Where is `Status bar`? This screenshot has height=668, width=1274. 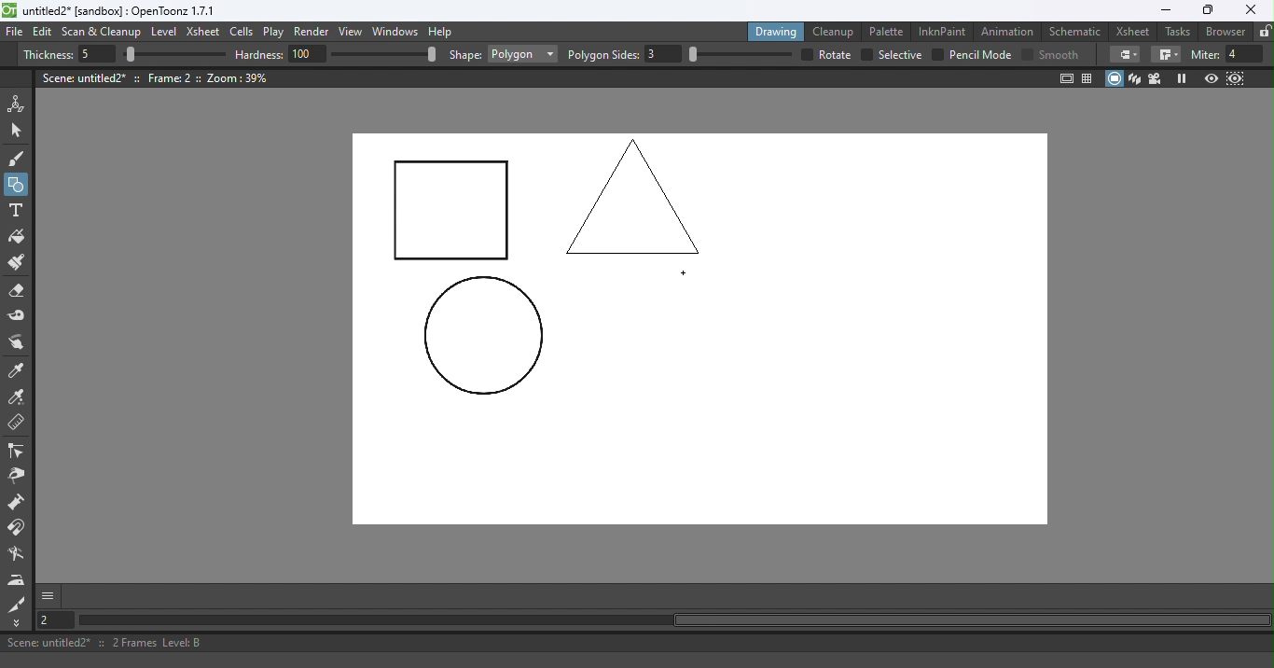 Status bar is located at coordinates (637, 643).